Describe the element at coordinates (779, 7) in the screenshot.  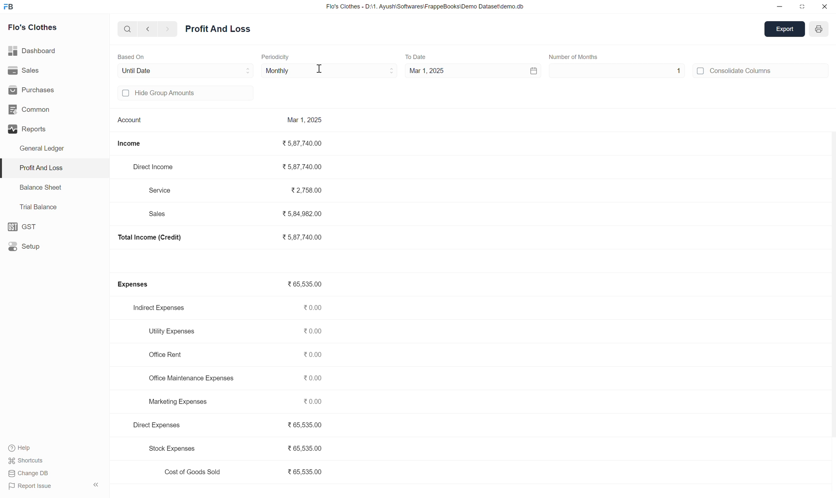
I see `minimize` at that location.